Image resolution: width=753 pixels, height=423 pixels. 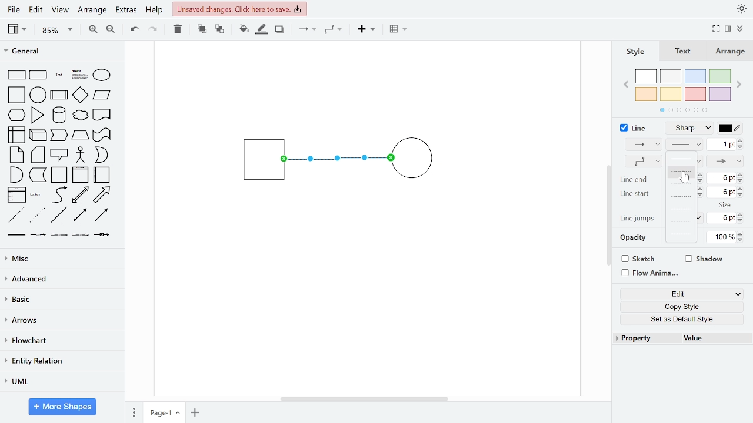 What do you see at coordinates (126, 10) in the screenshot?
I see `extras` at bounding box center [126, 10].